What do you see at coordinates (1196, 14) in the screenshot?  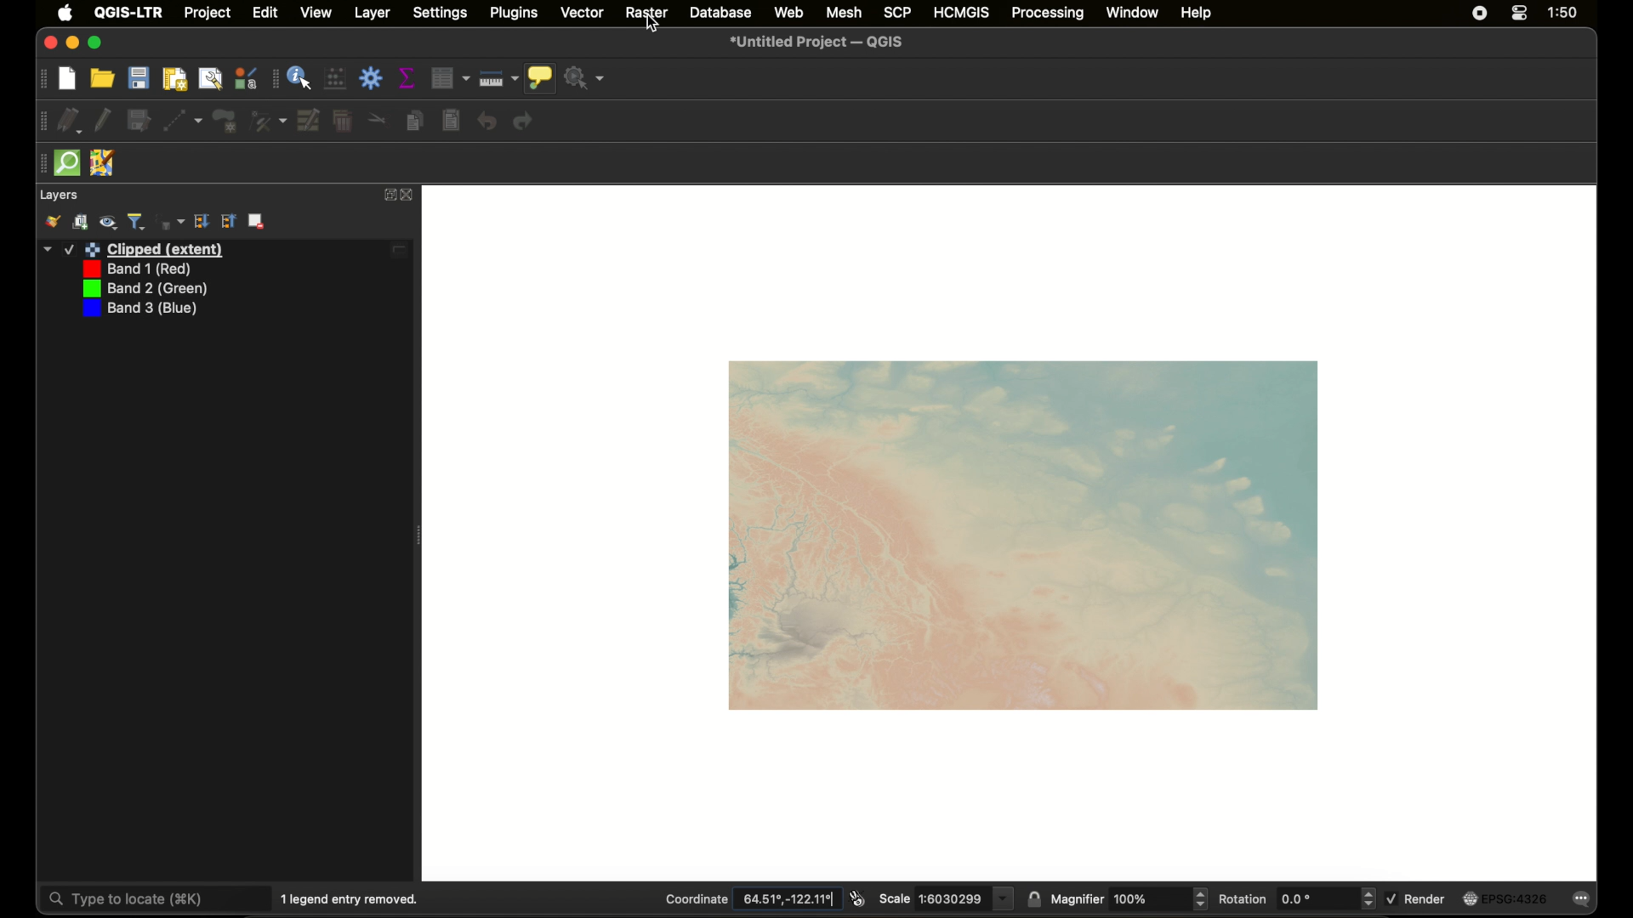 I see `help` at bounding box center [1196, 14].